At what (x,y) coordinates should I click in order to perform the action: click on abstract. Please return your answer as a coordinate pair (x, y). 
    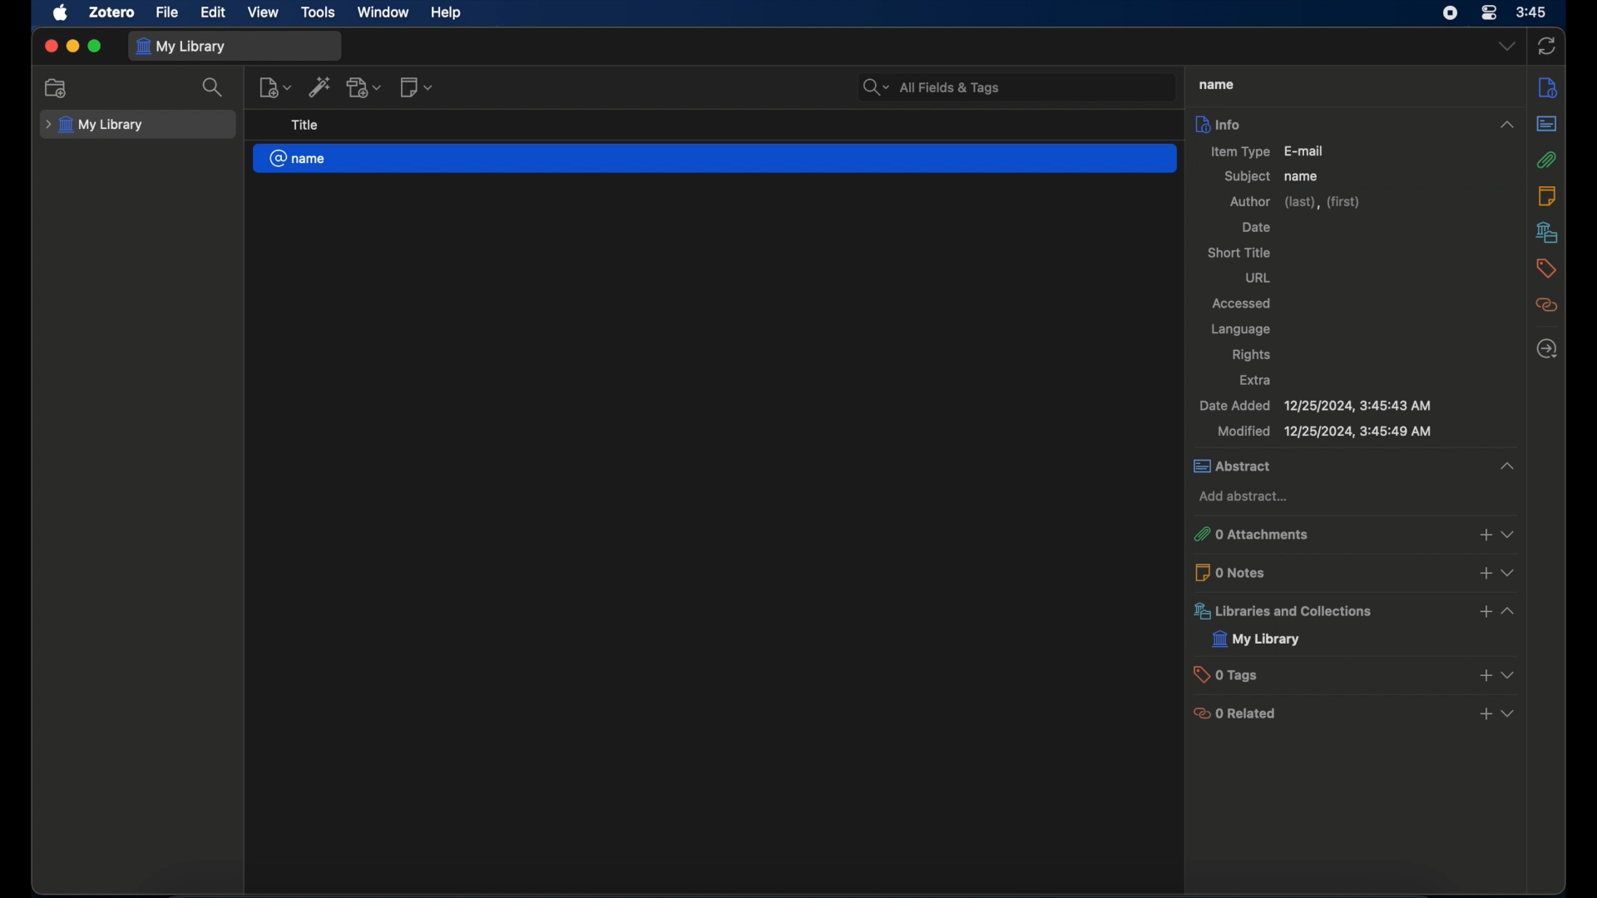
    Looking at the image, I should click on (1353, 466).